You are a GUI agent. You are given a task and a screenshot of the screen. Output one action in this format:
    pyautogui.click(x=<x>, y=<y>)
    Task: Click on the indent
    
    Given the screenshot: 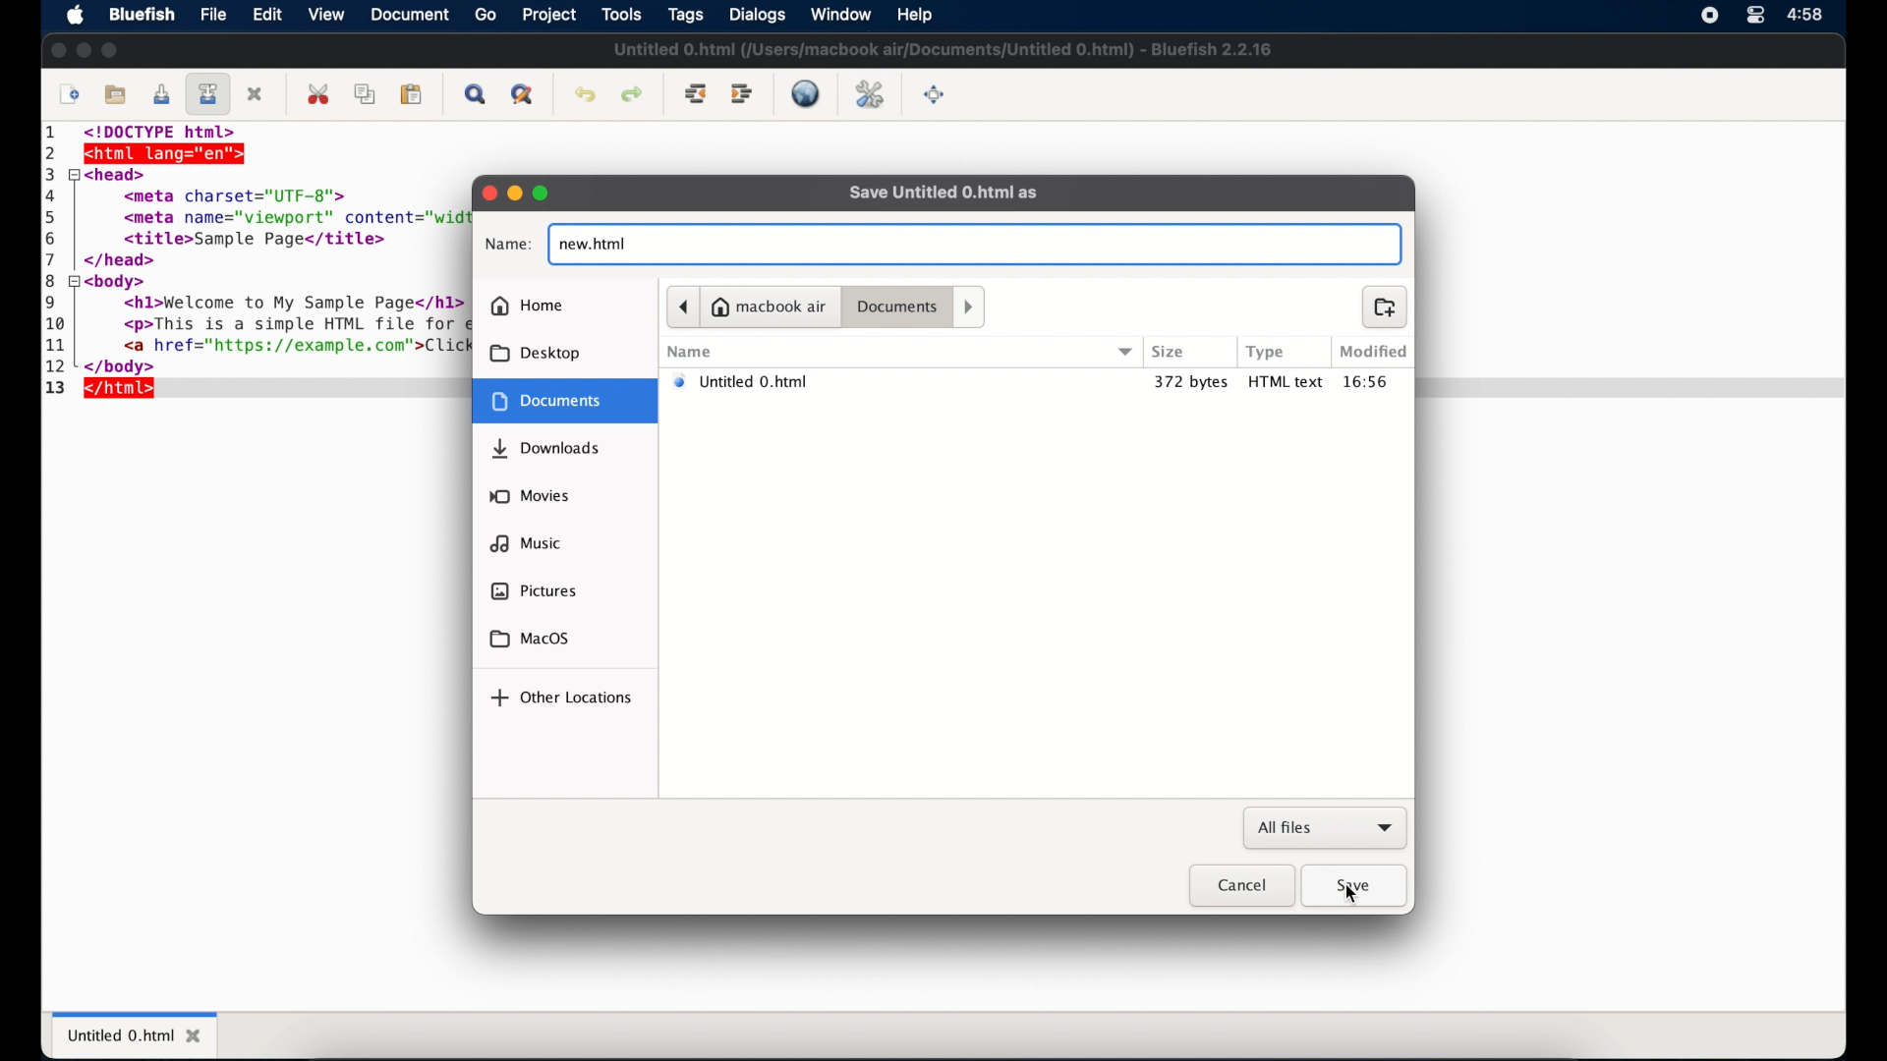 What is the action you would take?
    pyautogui.click(x=742, y=94)
    